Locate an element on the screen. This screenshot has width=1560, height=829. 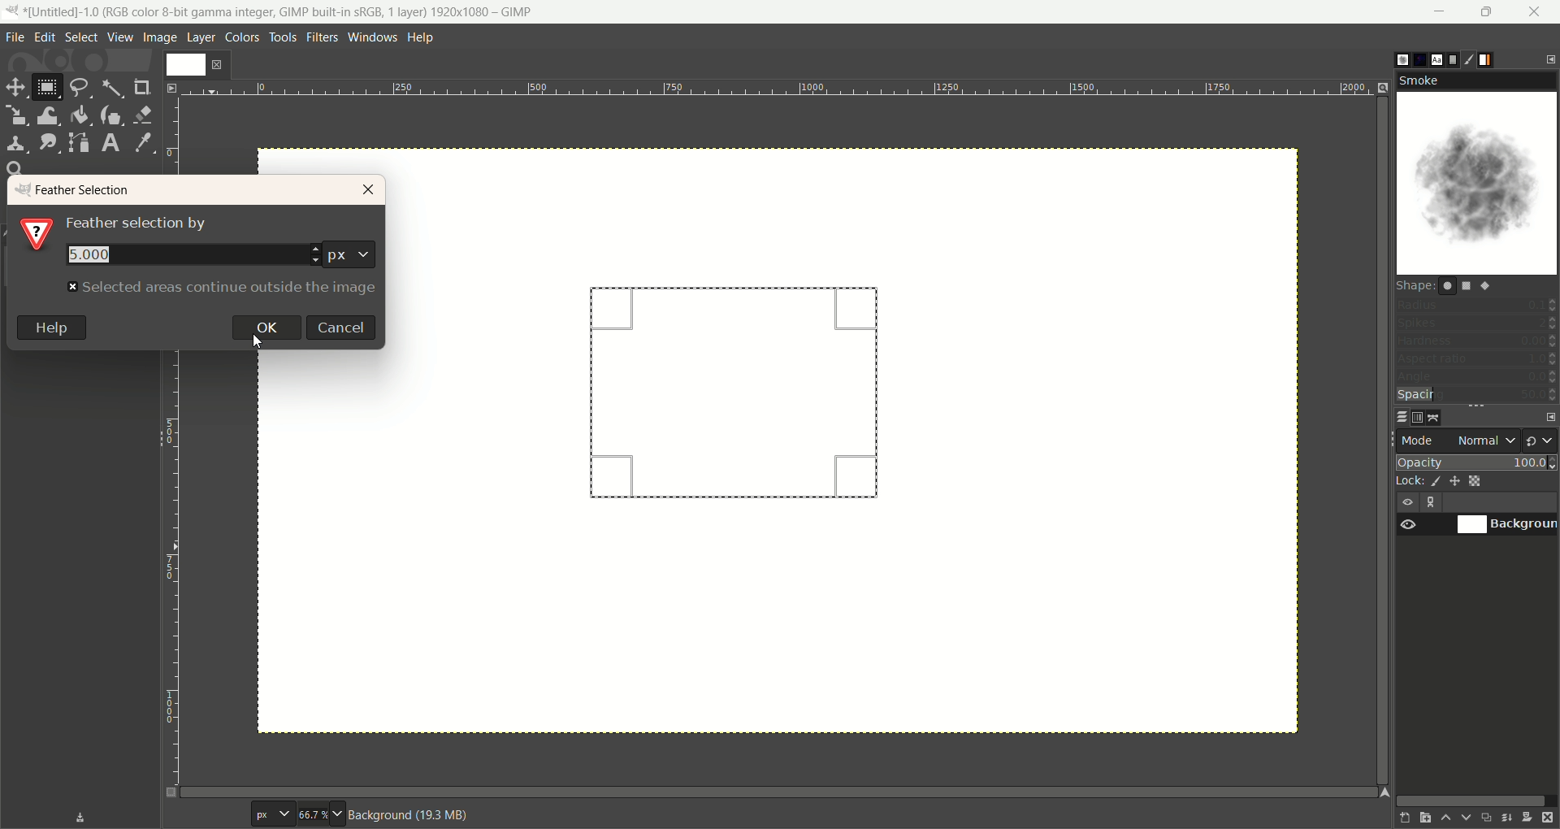
angle is located at coordinates (1478, 379).